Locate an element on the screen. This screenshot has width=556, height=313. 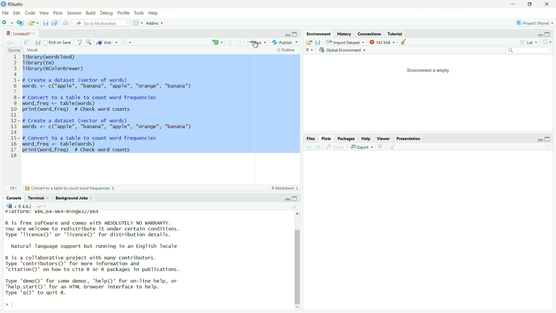
maximize is located at coordinates (548, 35).